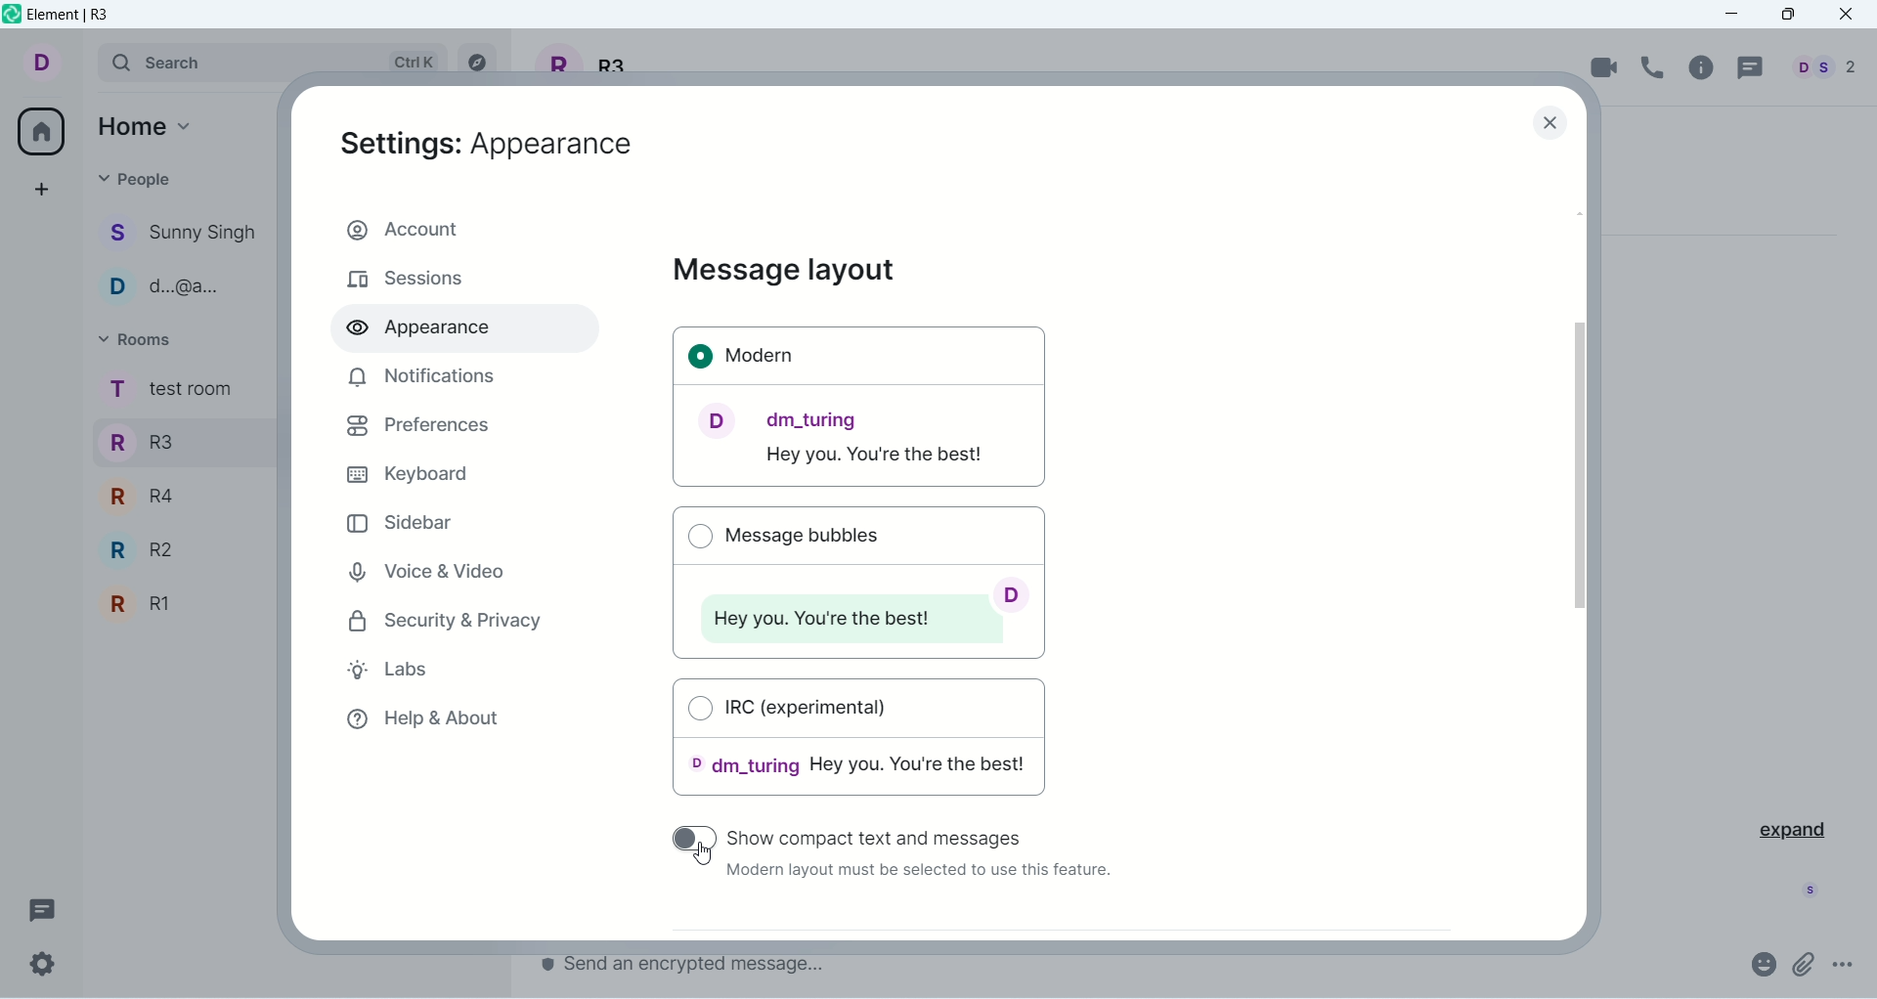 The image size is (1877, 999). What do you see at coordinates (183, 236) in the screenshot?
I see `people` at bounding box center [183, 236].